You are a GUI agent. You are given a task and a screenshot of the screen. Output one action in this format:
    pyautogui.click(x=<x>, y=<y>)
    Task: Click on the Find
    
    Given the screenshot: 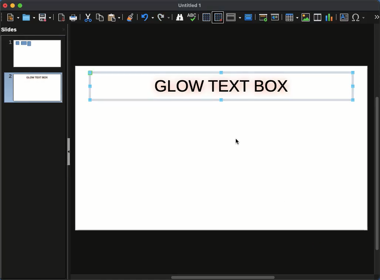 What is the action you would take?
    pyautogui.click(x=179, y=17)
    